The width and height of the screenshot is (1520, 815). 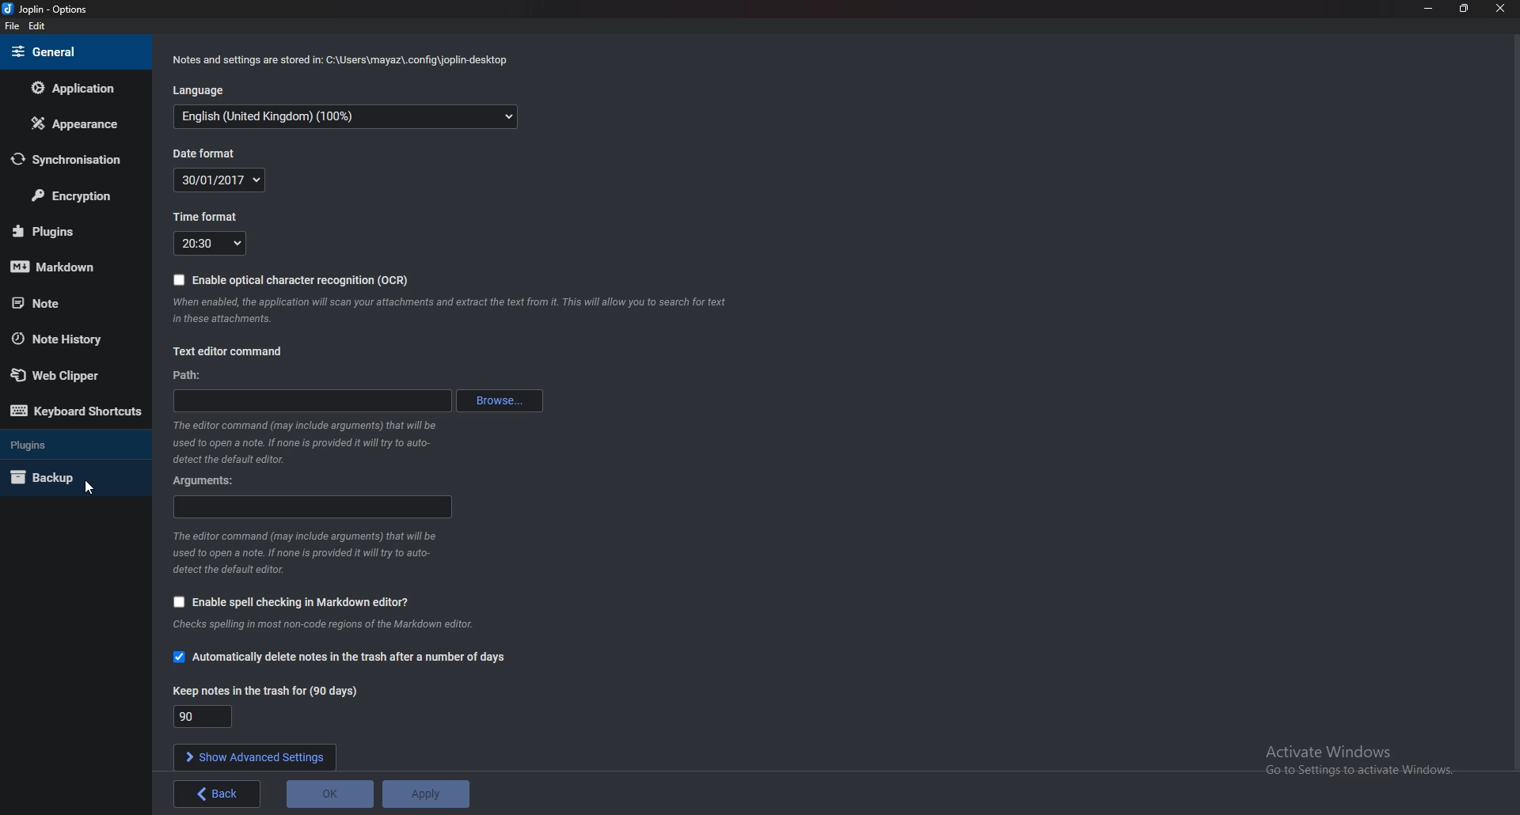 I want to click on Plugins, so click(x=59, y=233).